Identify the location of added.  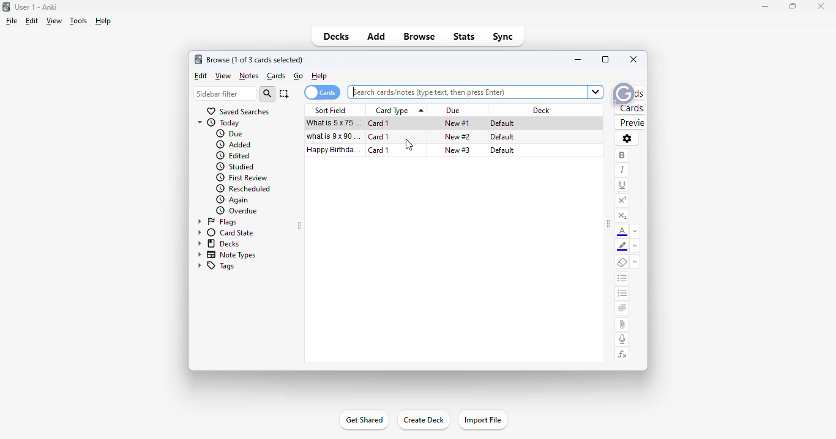
(234, 144).